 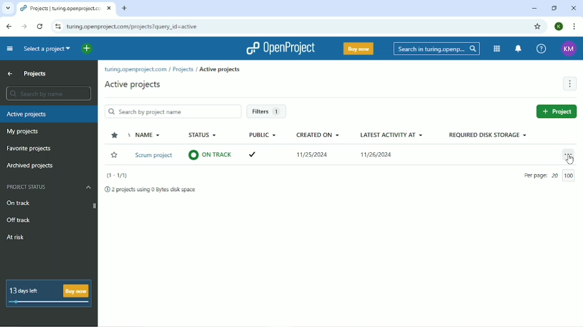 I want to click on Back, so click(x=10, y=26).